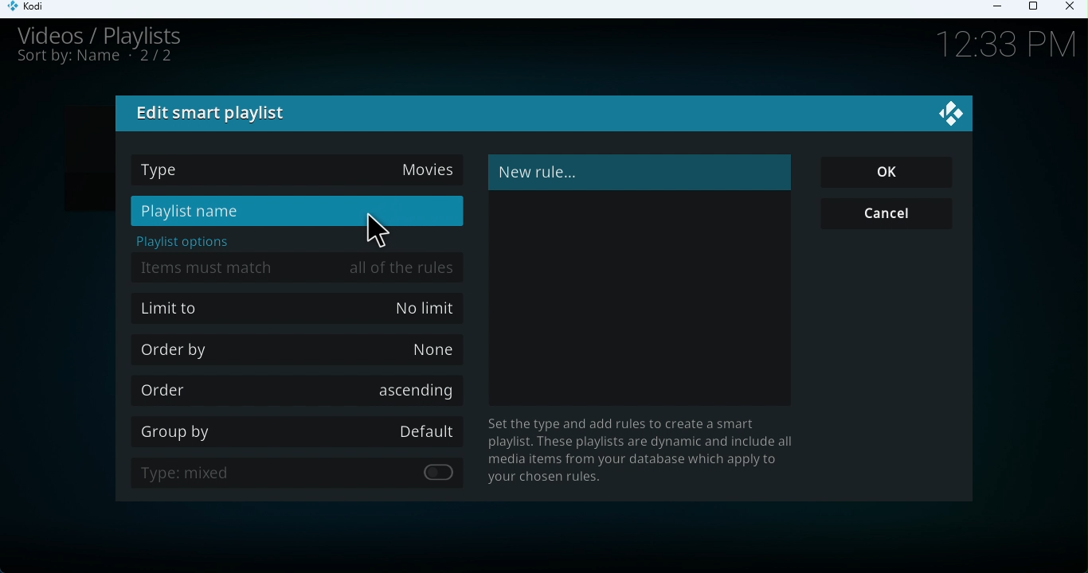 Image resolution: width=1088 pixels, height=573 pixels. I want to click on Note about how to create playlist, so click(648, 451).